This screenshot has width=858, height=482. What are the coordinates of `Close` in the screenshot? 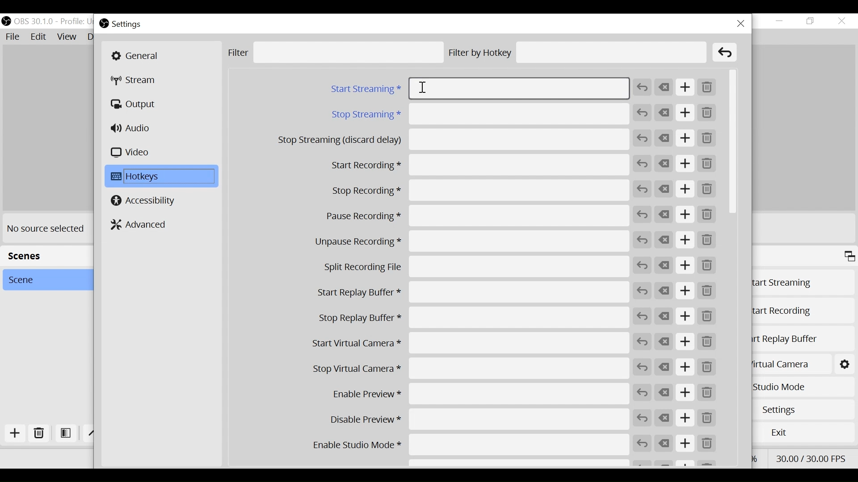 It's located at (741, 24).